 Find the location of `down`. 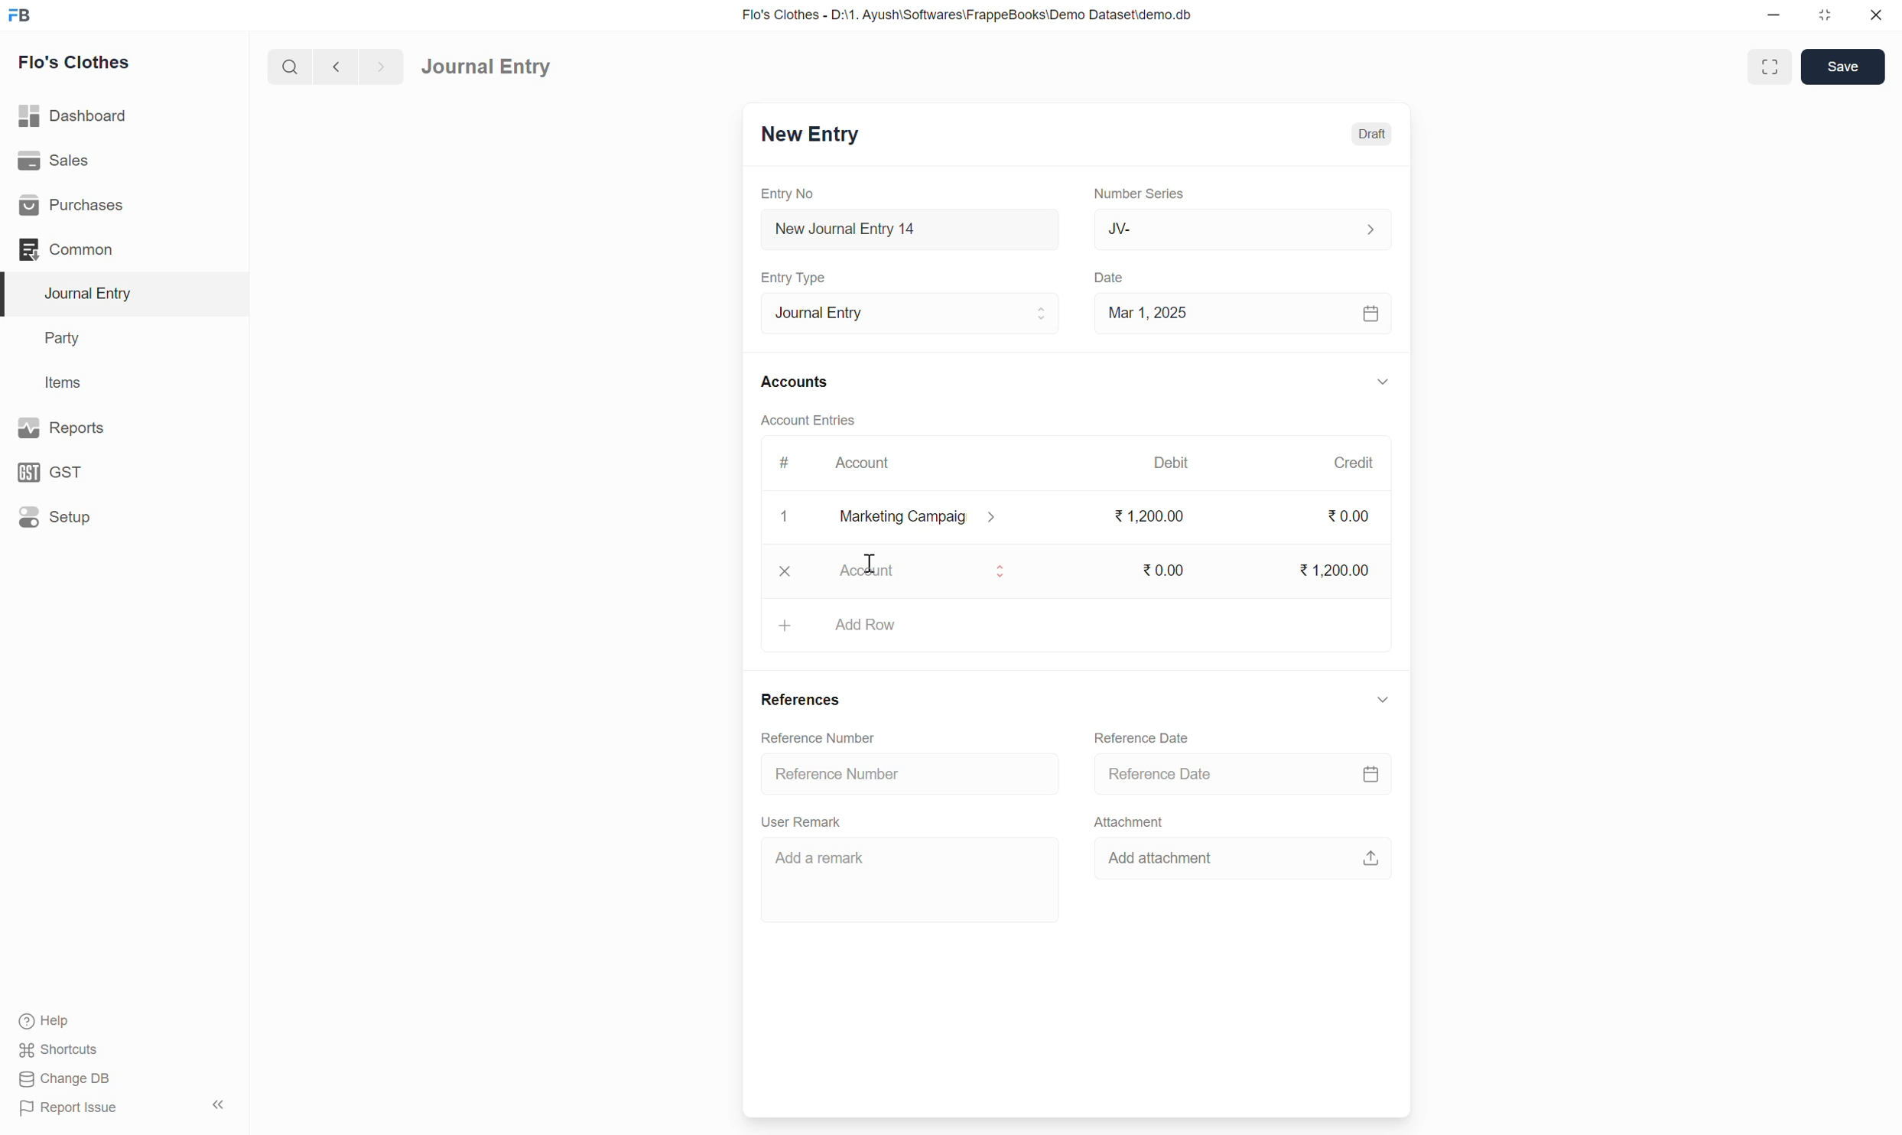

down is located at coordinates (1380, 384).